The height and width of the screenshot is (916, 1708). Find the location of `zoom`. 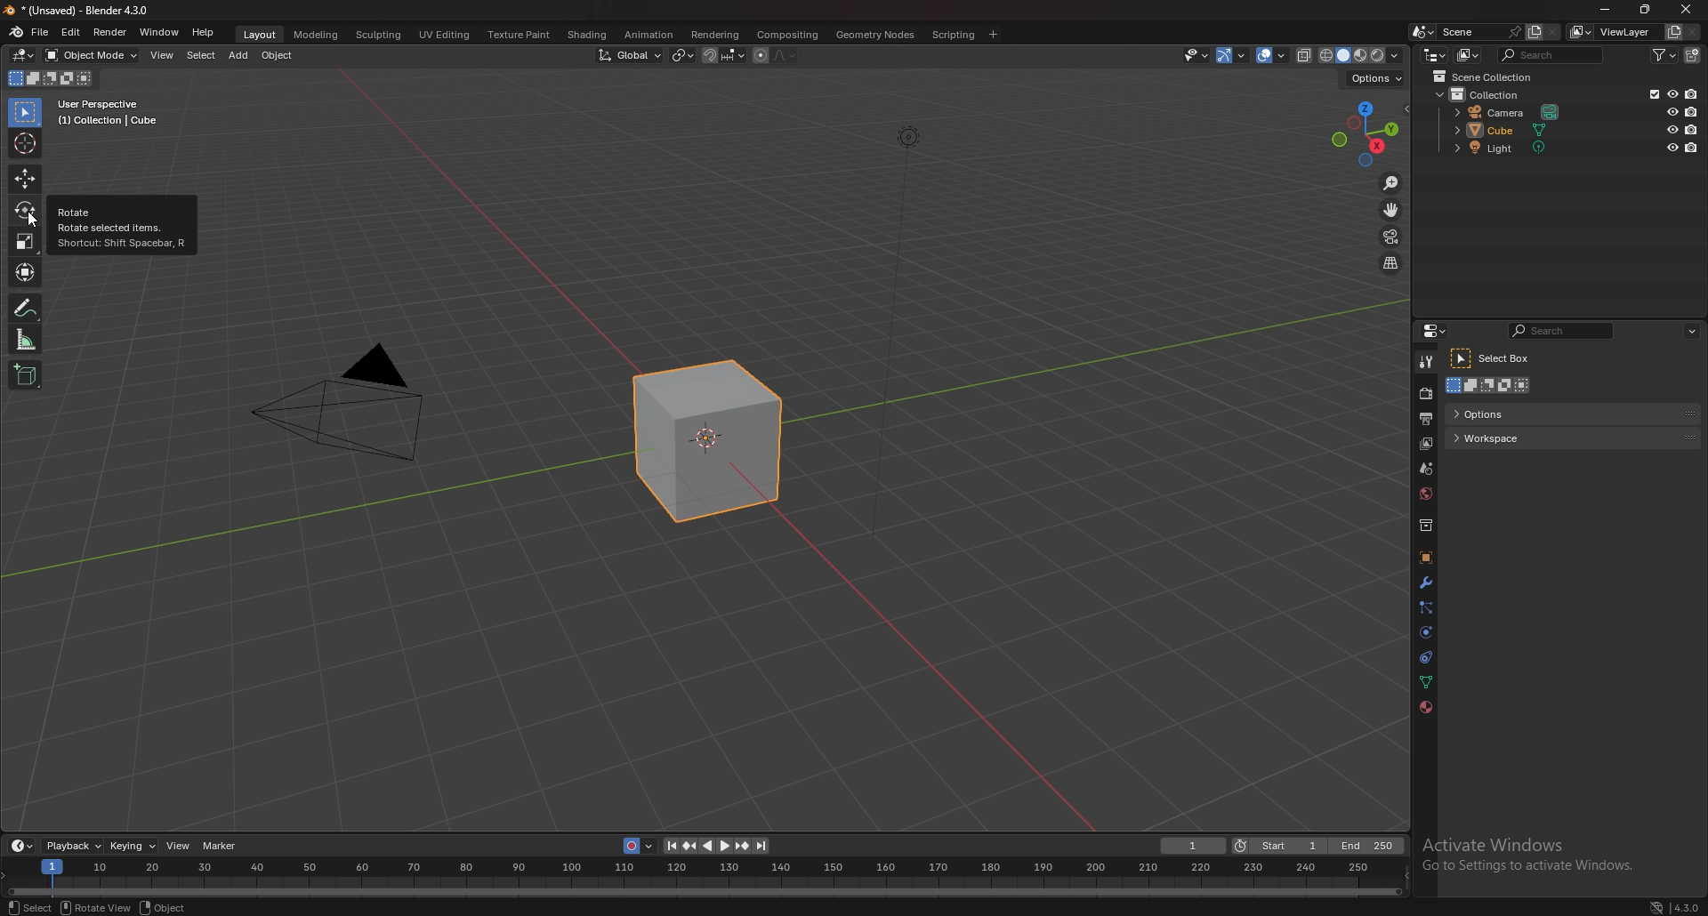

zoom is located at coordinates (1391, 183).